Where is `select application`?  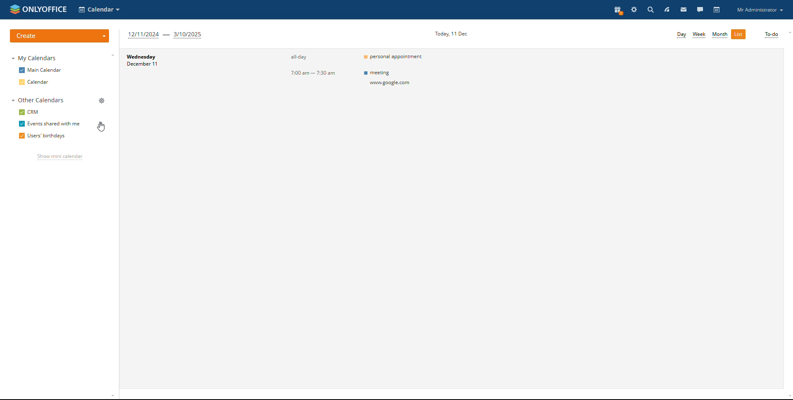 select application is located at coordinates (99, 9).